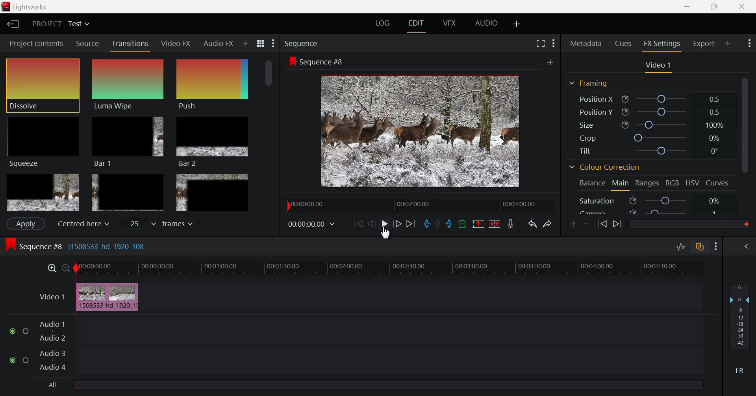  Describe the element at coordinates (270, 135) in the screenshot. I see `Scroll Bar` at that location.